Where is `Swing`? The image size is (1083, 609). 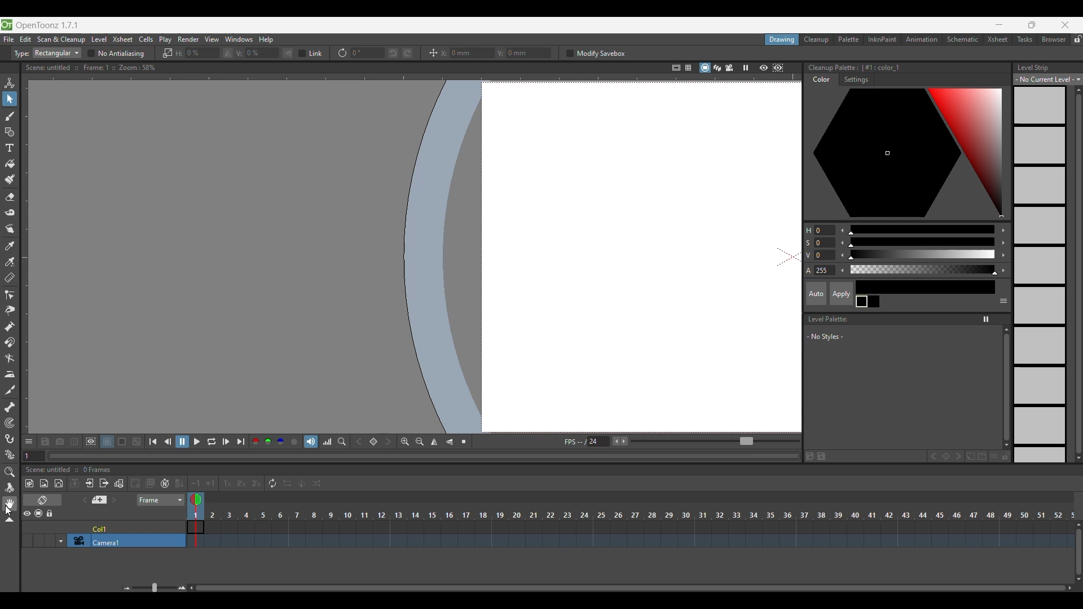
Swing is located at coordinates (302, 483).